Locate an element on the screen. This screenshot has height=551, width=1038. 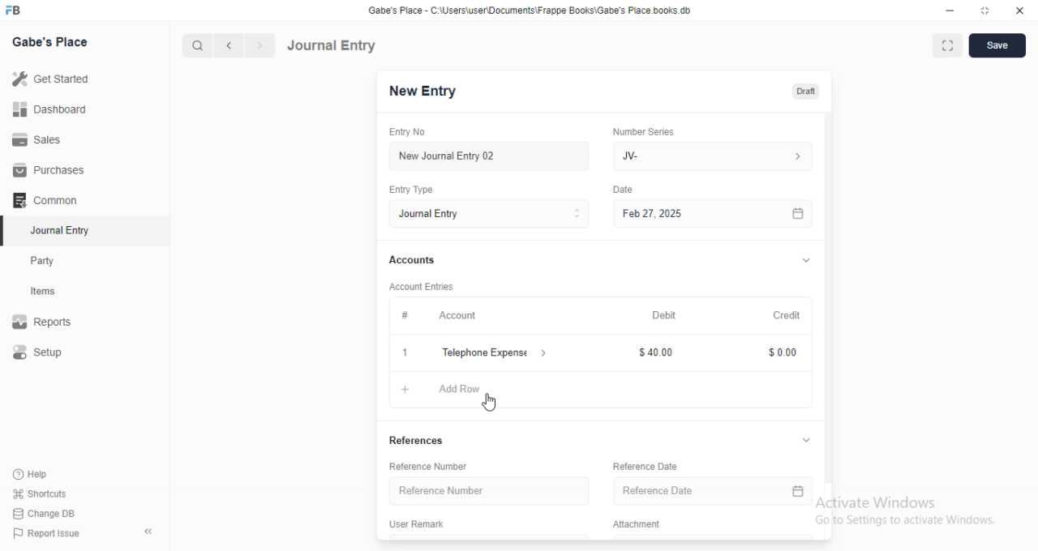
Credit is located at coordinates (787, 316).